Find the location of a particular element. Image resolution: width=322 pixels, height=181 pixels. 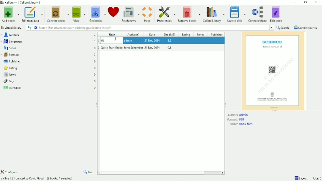

Title is located at coordinates (112, 34).